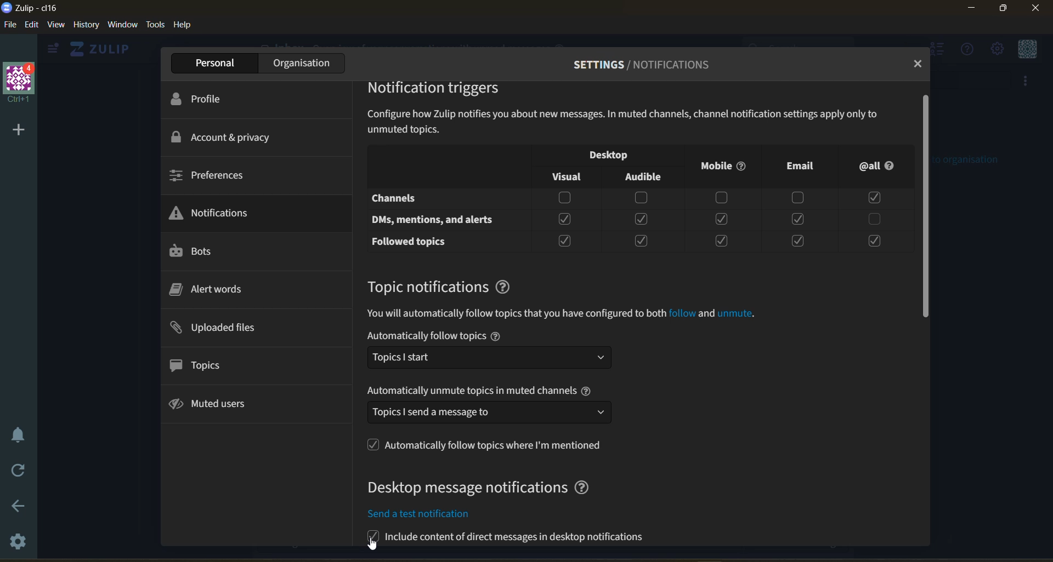  What do you see at coordinates (642, 177) in the screenshot?
I see `Audible` at bounding box center [642, 177].